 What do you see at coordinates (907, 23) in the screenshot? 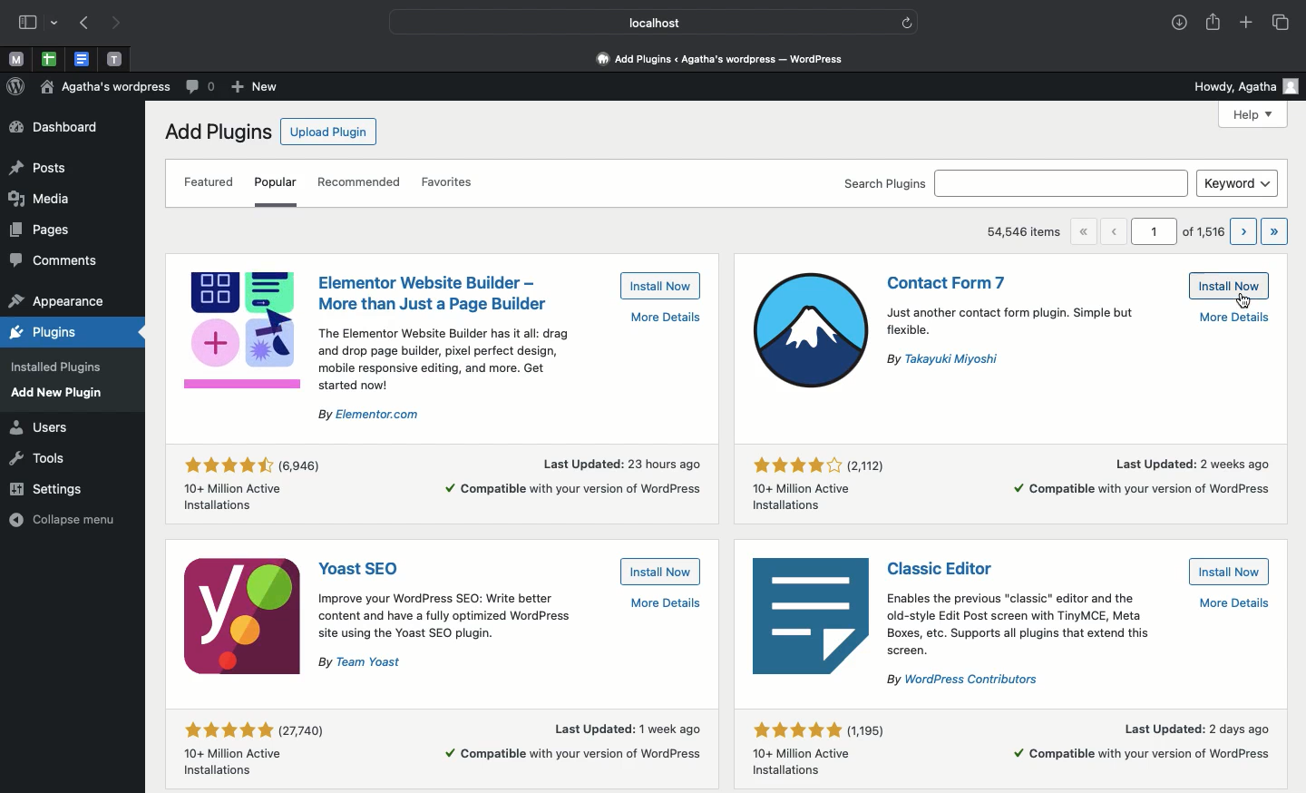
I see `refresh` at bounding box center [907, 23].